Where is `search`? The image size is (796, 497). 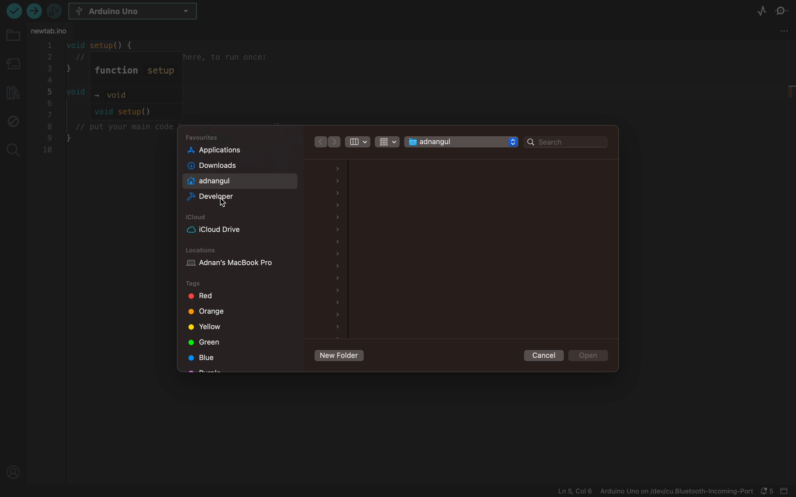
search is located at coordinates (12, 148).